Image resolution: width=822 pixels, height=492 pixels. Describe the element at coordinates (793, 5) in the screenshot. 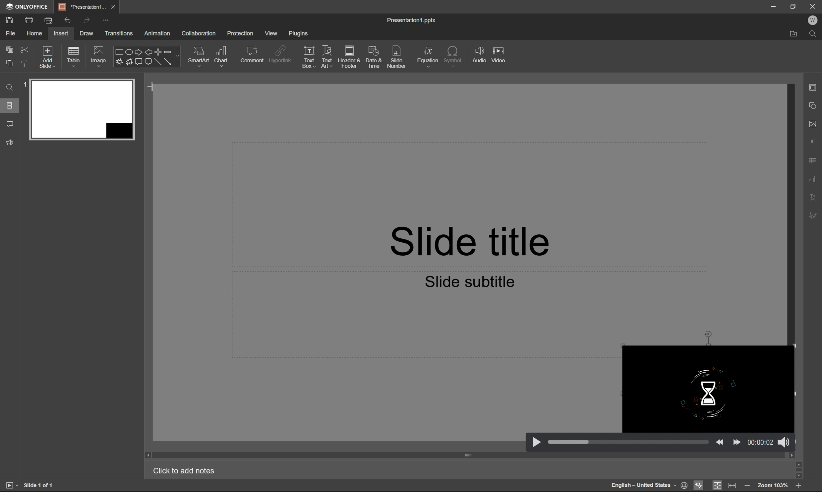

I see `restore down` at that location.